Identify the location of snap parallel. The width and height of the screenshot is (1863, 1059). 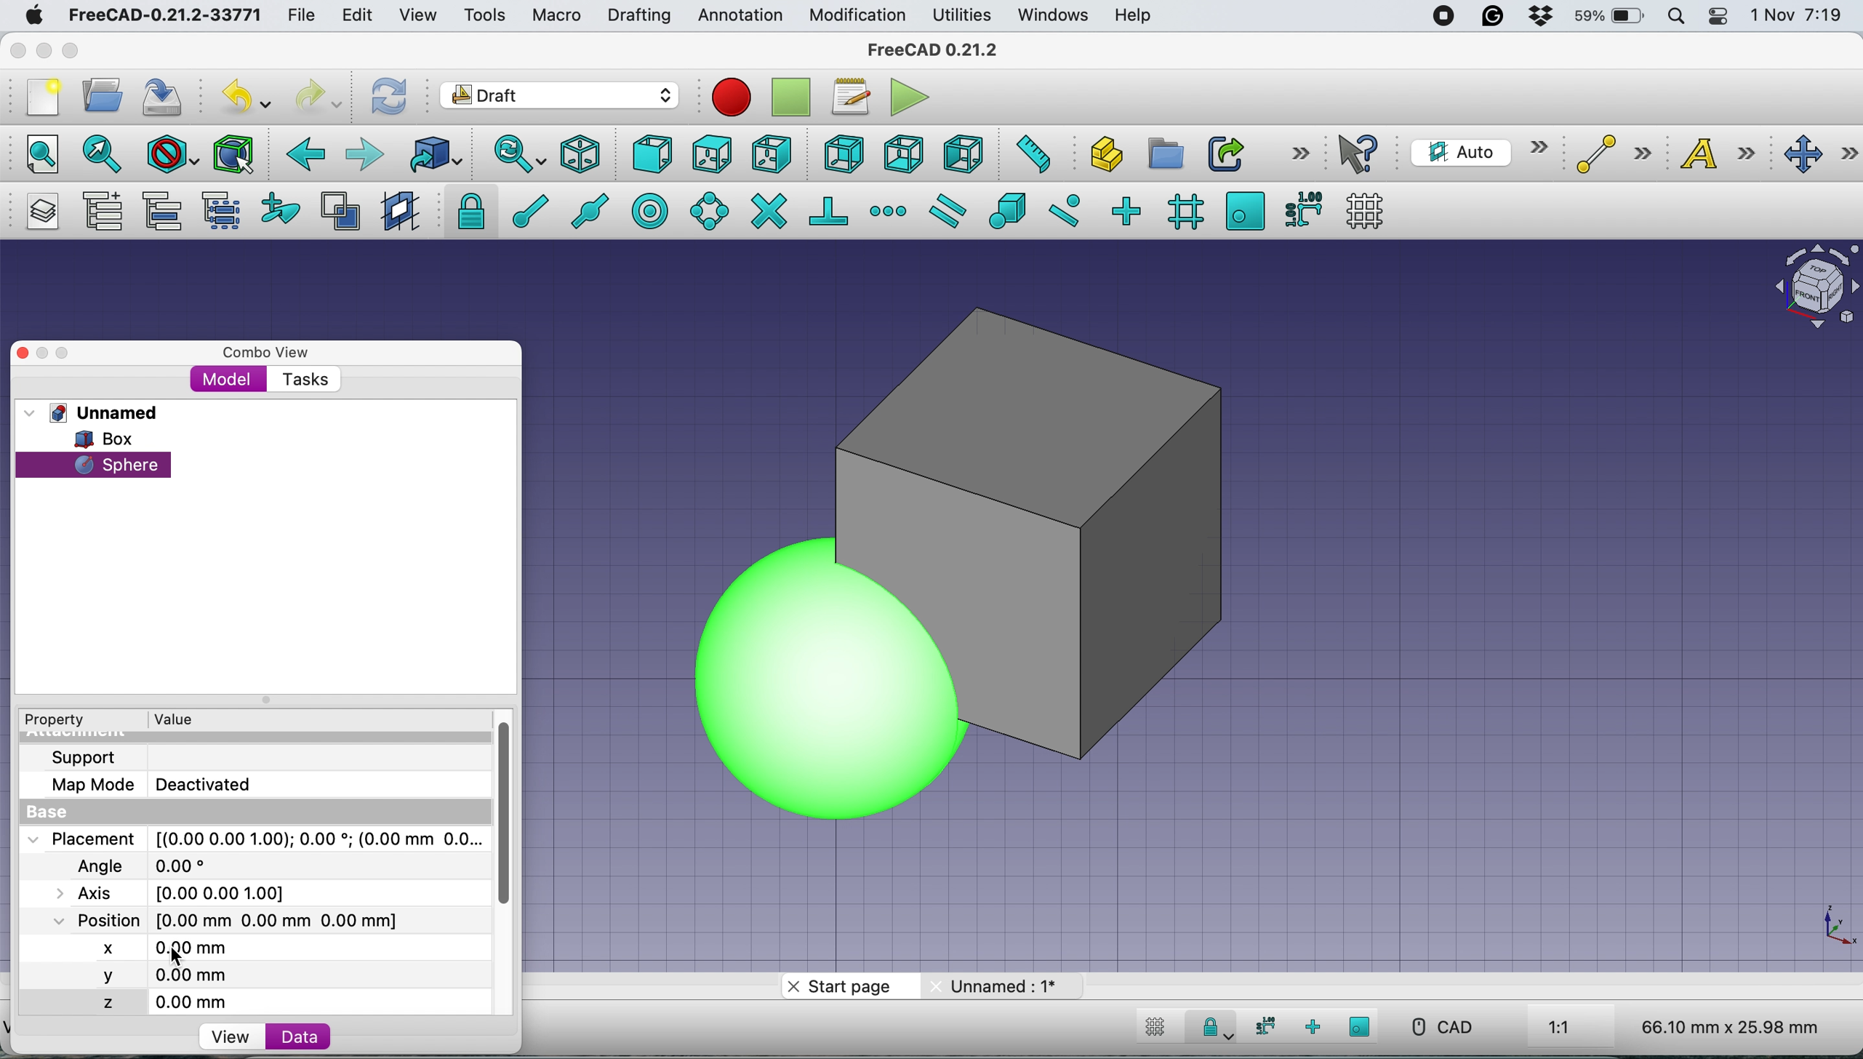
(945, 212).